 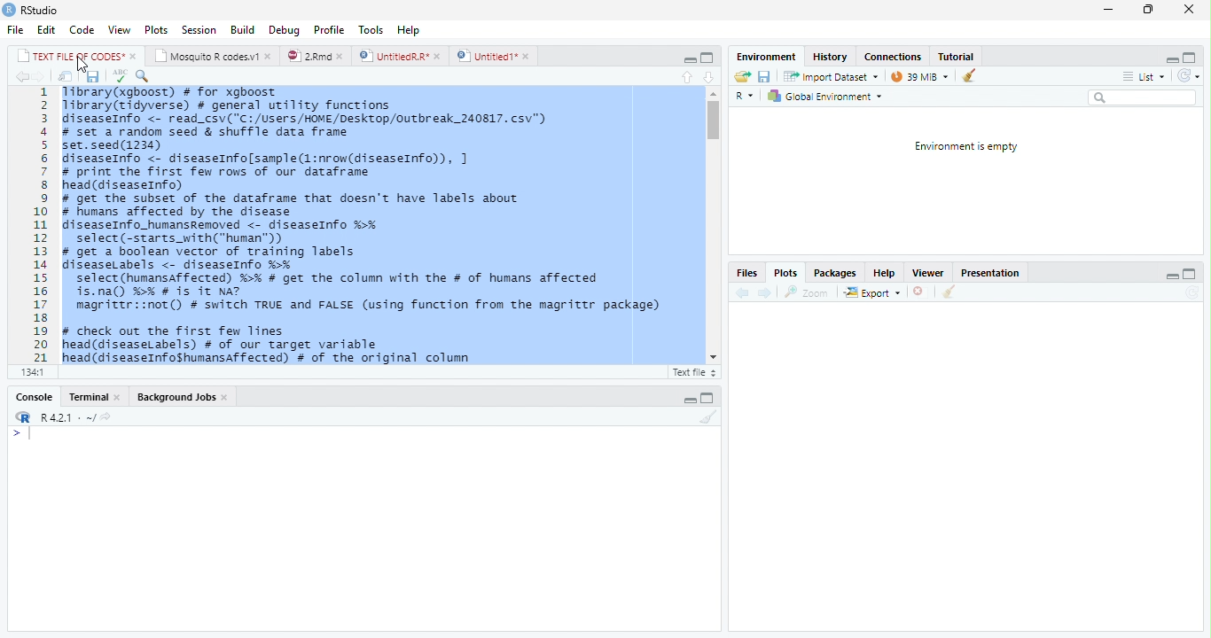 I want to click on Profile, so click(x=330, y=29).